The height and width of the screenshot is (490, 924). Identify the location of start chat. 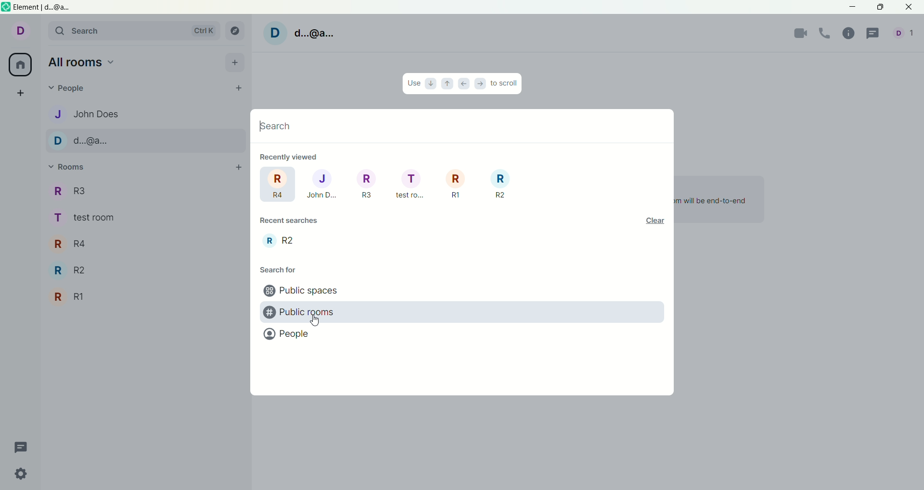
(237, 87).